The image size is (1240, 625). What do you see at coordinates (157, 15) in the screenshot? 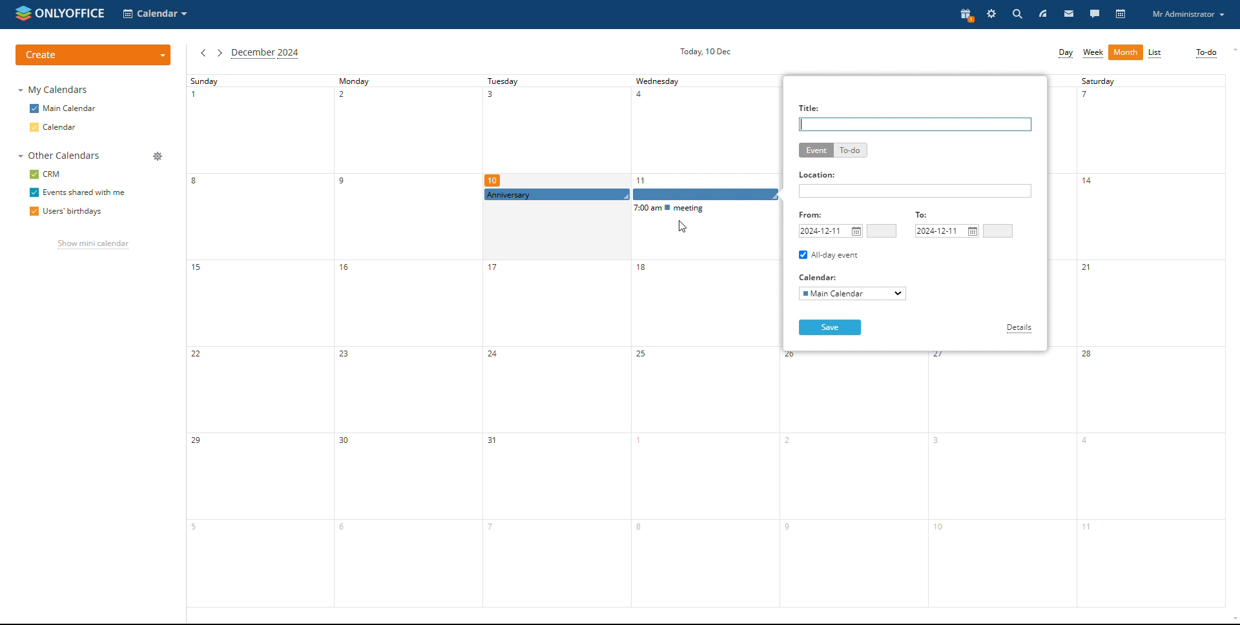
I see `select application` at bounding box center [157, 15].